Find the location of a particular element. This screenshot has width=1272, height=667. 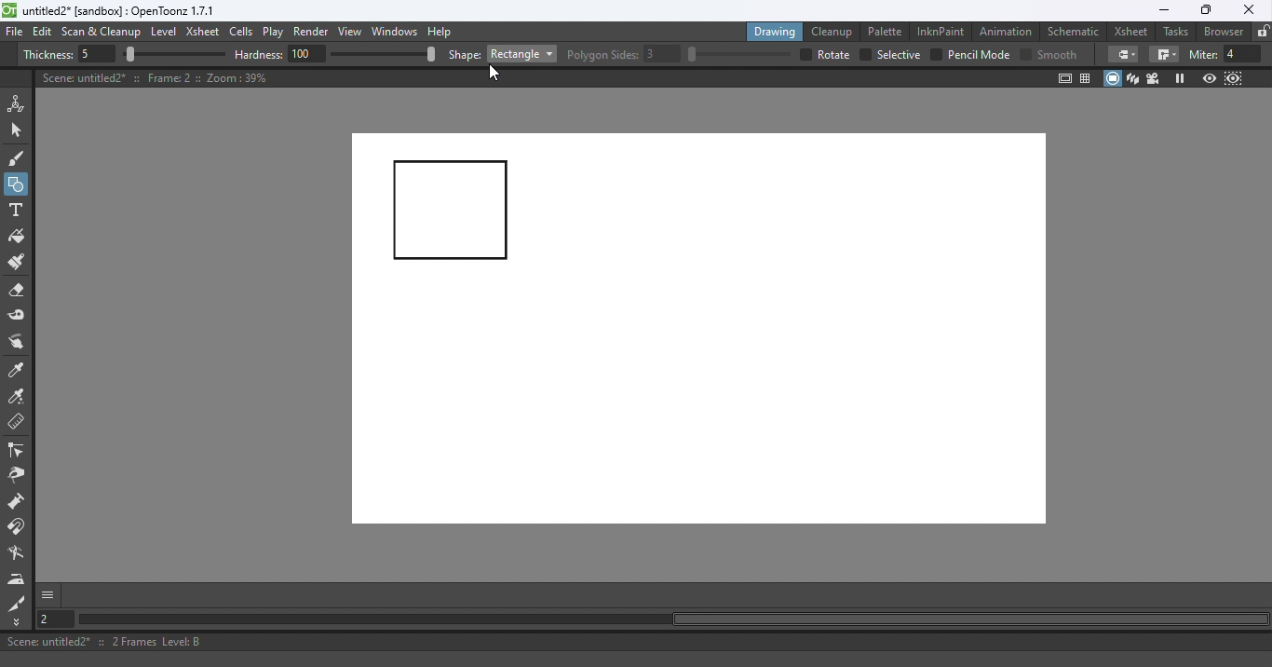

Thickness is located at coordinates (47, 55).